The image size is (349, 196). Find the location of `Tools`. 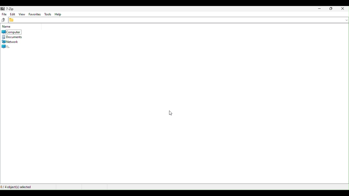

Tools is located at coordinates (48, 14).